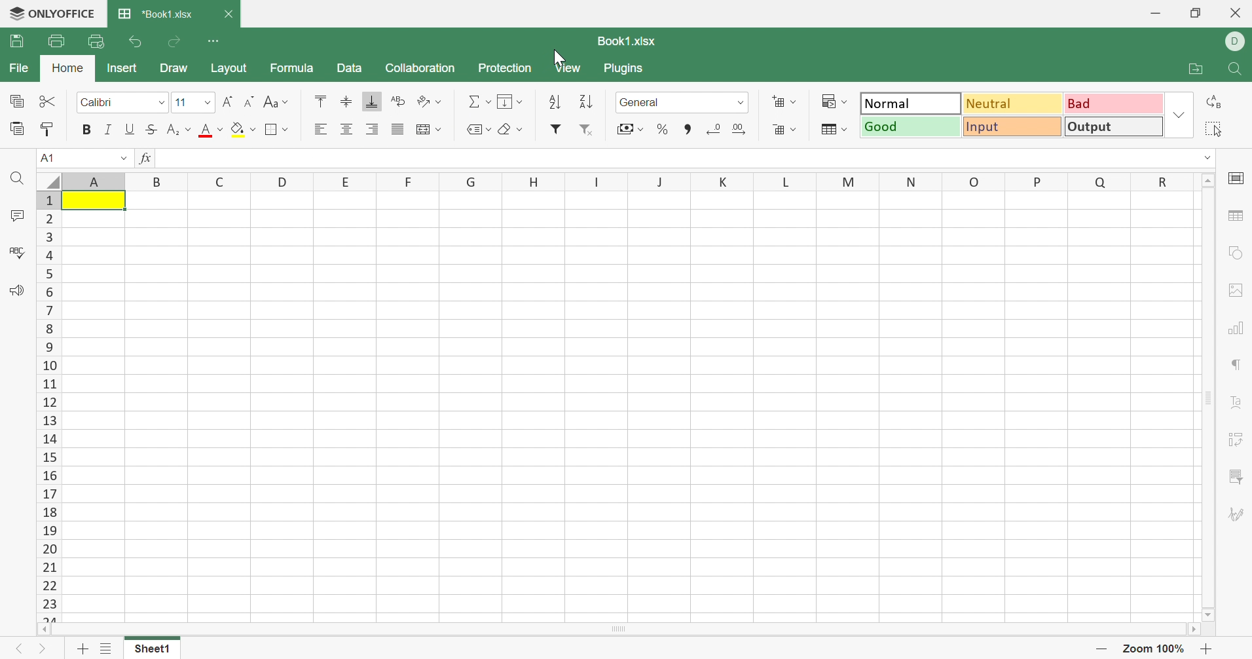 This screenshot has width=1252, height=659. What do you see at coordinates (1179, 115) in the screenshot?
I see `Drop Down` at bounding box center [1179, 115].